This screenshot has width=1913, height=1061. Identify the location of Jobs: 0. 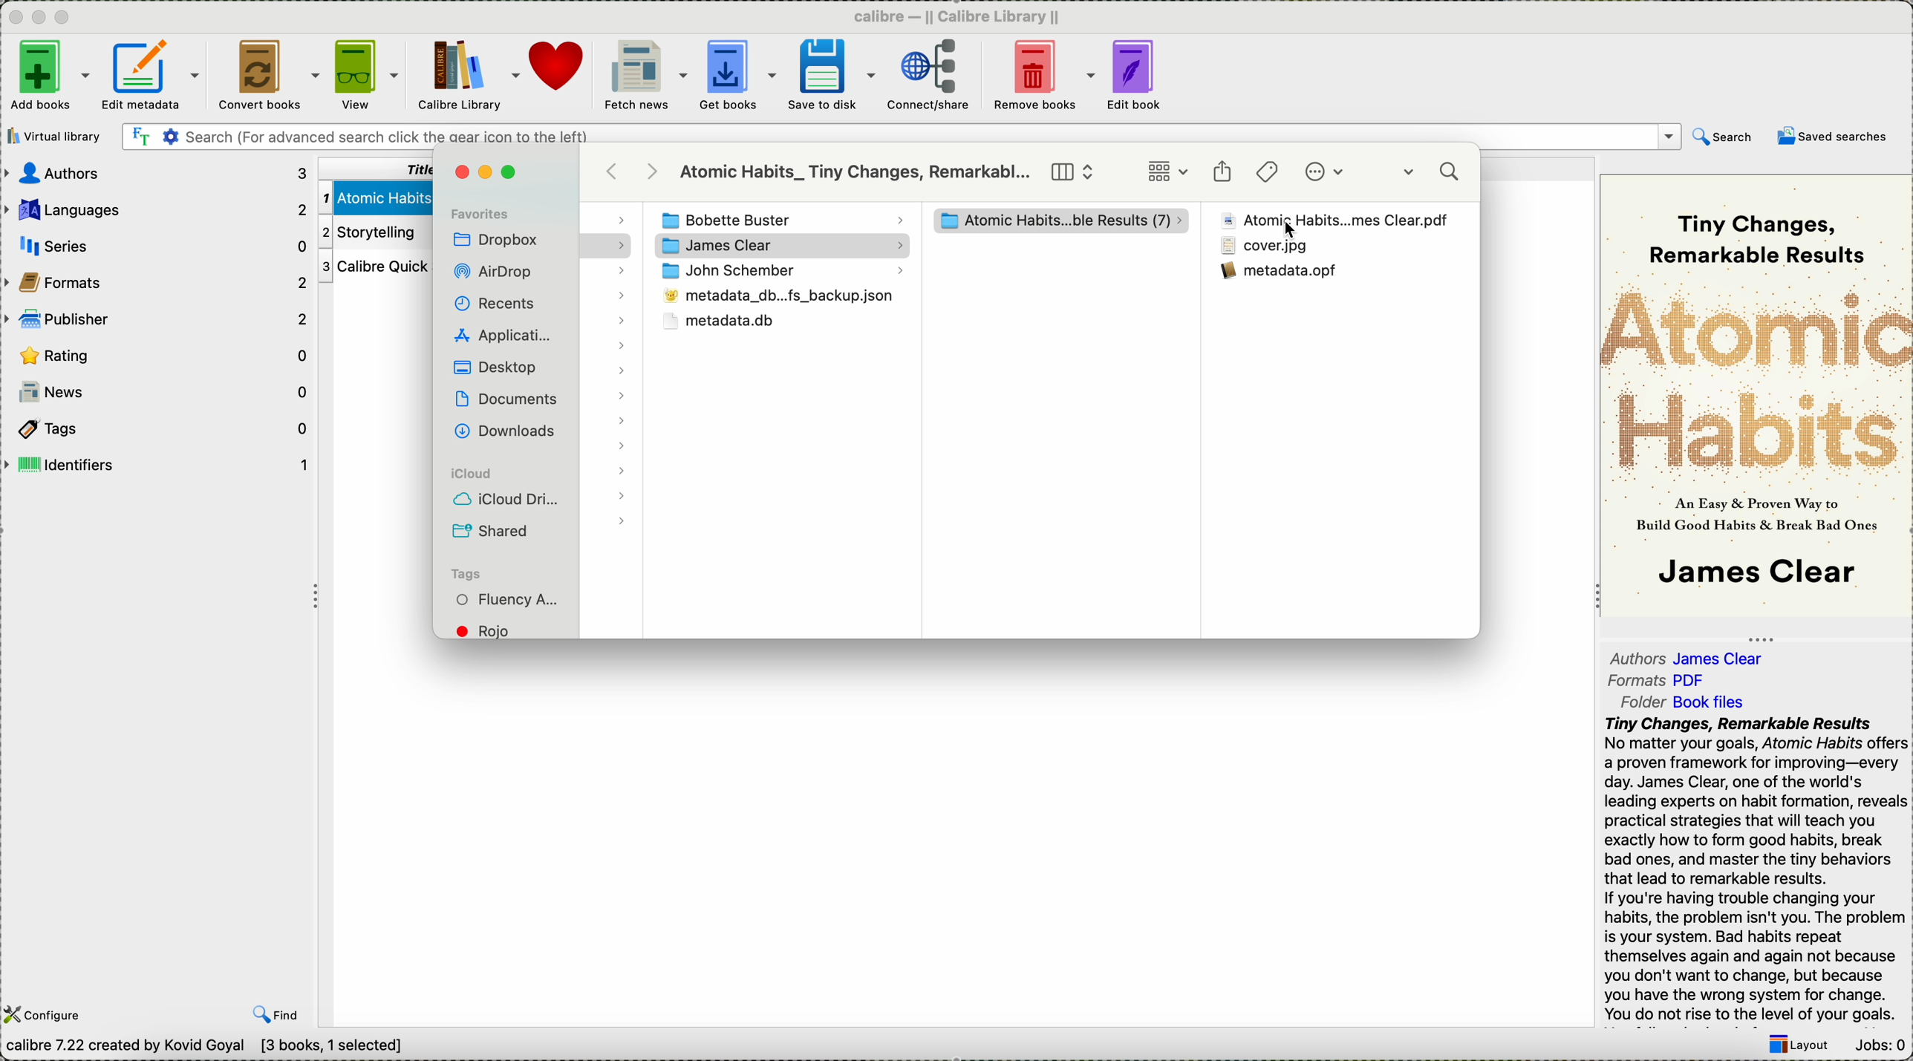
(1878, 1047).